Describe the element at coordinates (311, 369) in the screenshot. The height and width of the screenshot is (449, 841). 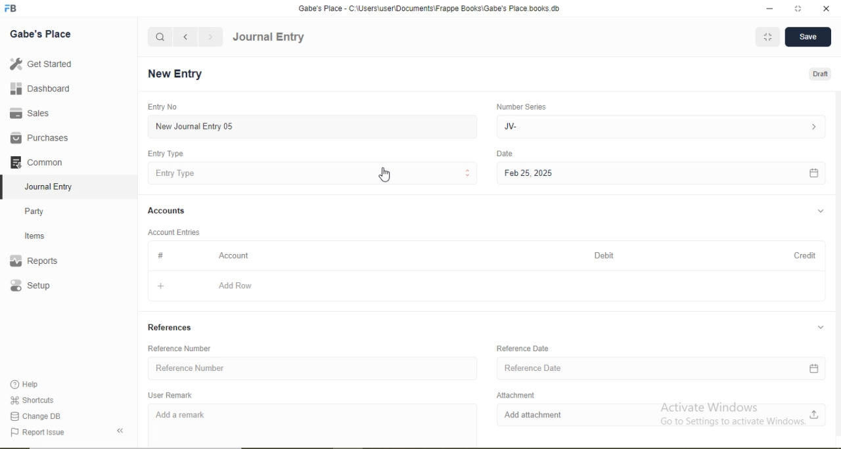
I see `Reference Number` at that location.